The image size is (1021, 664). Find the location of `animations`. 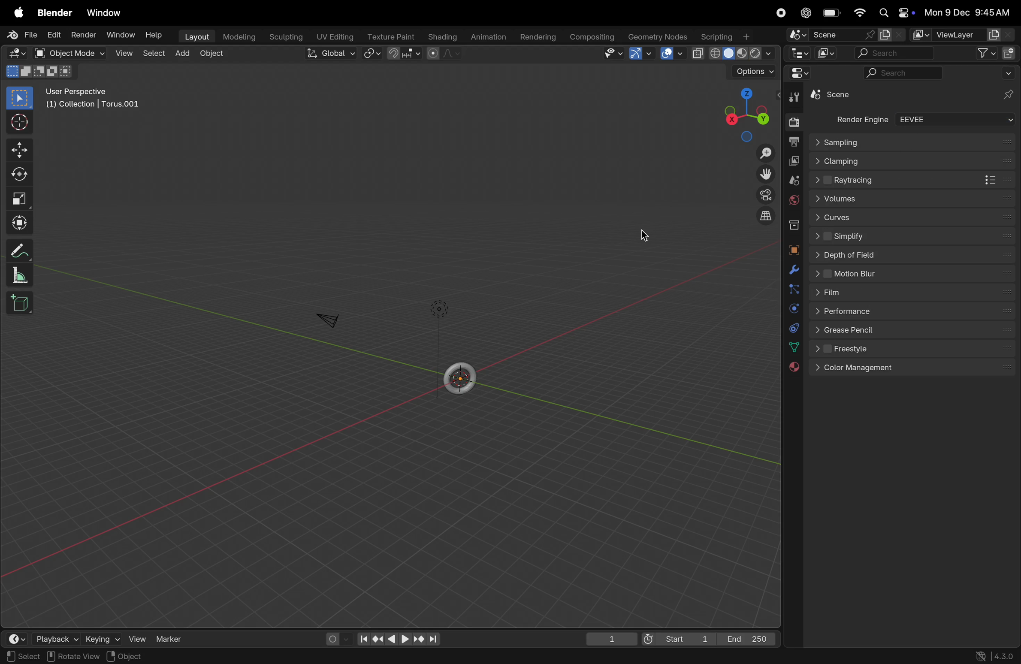

animations is located at coordinates (489, 35).